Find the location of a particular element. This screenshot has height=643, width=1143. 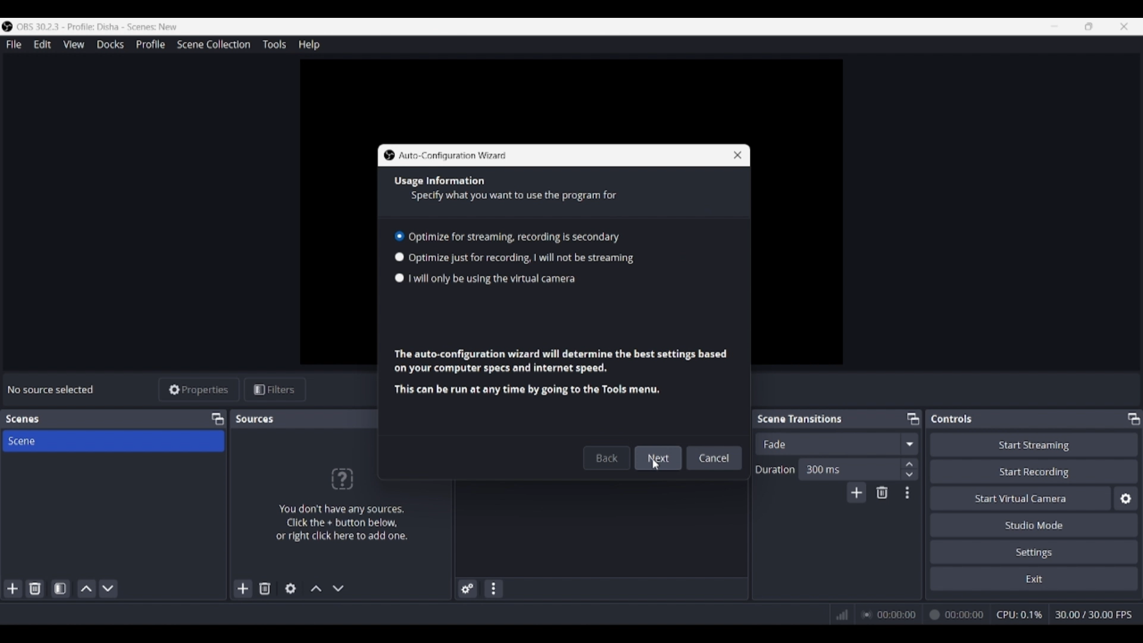

Help menu is located at coordinates (309, 45).